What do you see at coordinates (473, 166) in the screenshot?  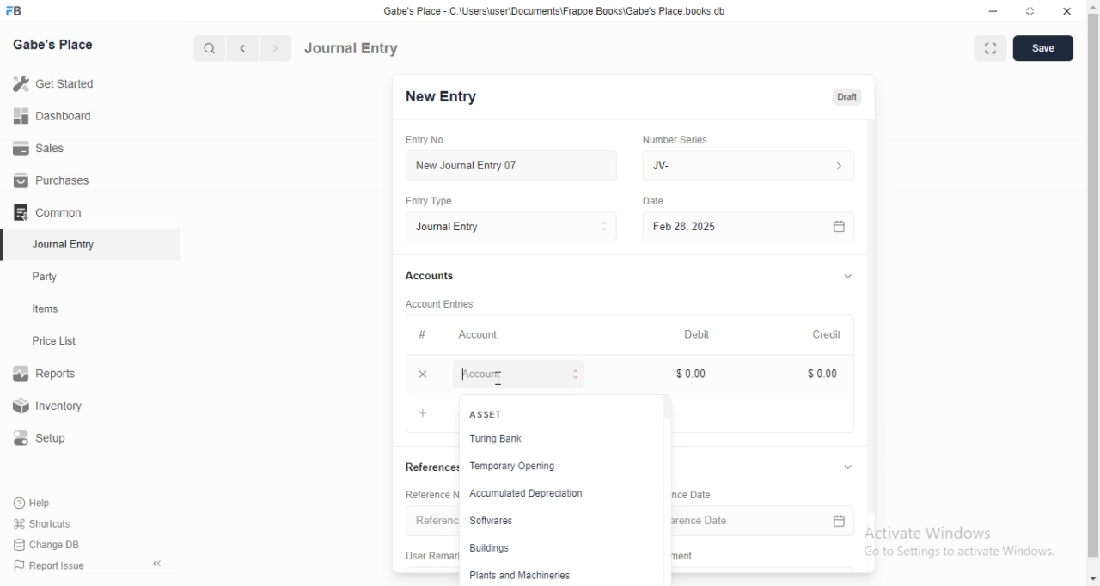 I see `New Journal Entry 07` at bounding box center [473, 166].